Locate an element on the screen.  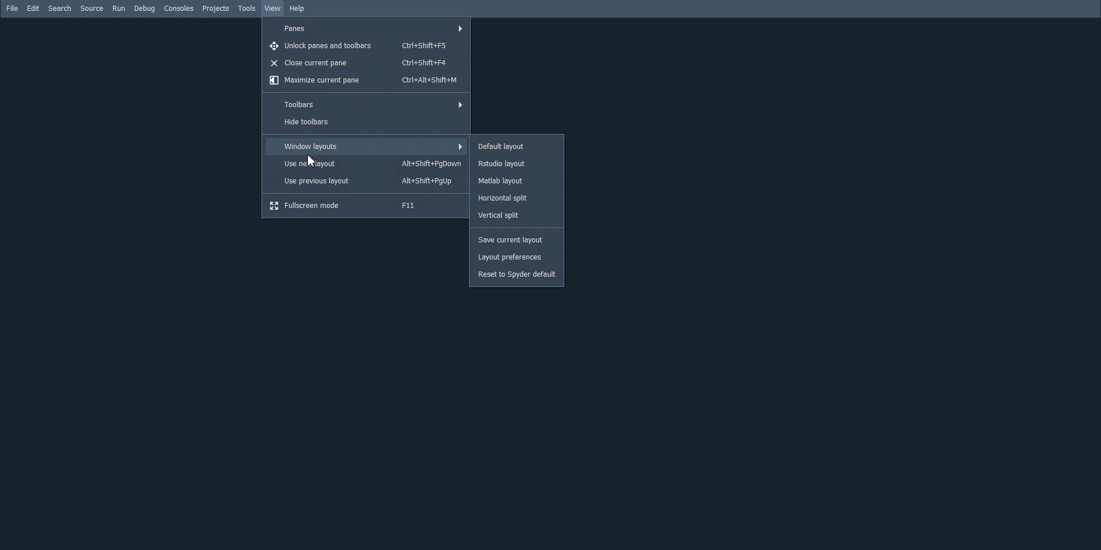
Layout preferences is located at coordinates (517, 258).